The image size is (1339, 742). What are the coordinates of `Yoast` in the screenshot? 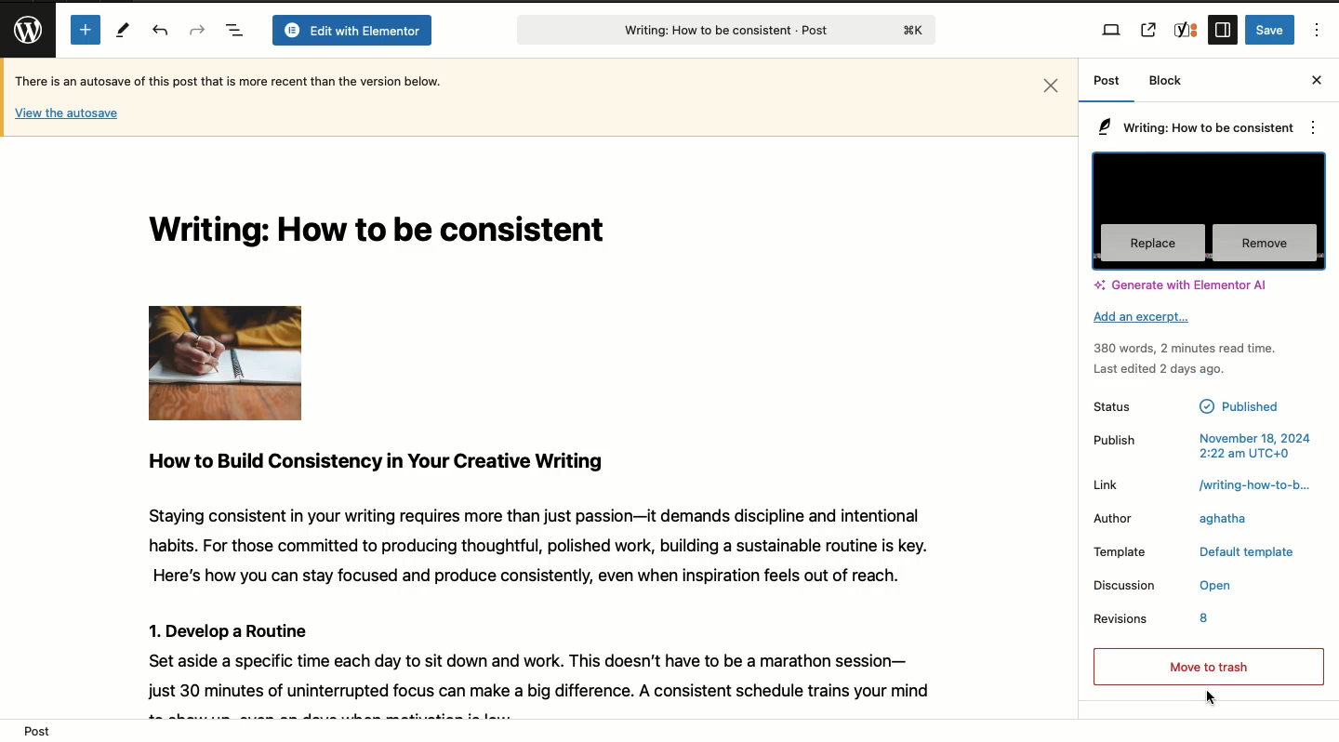 It's located at (1187, 30).